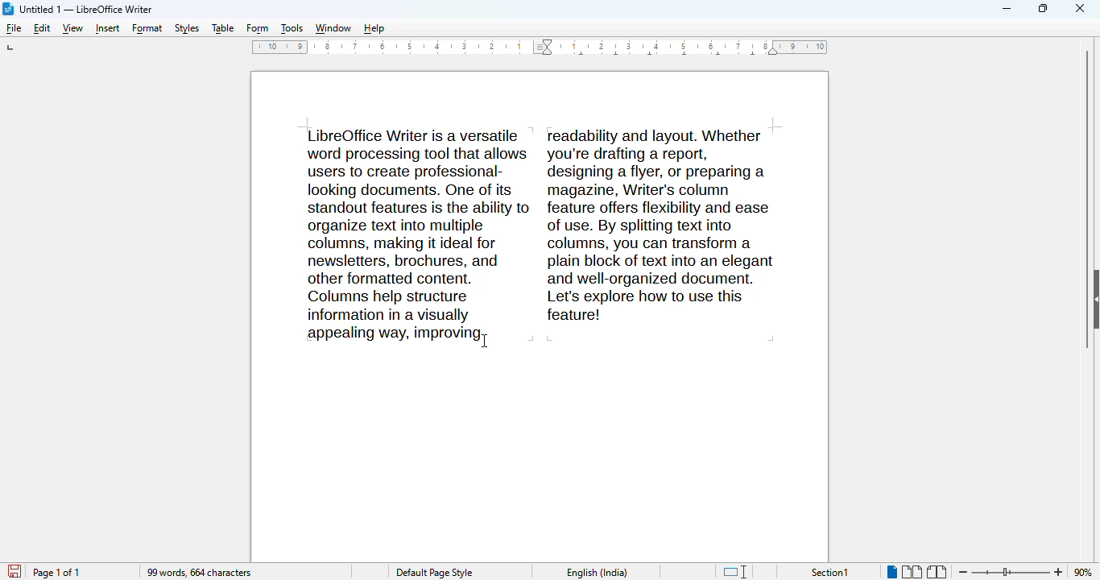  I want to click on title, so click(85, 9).